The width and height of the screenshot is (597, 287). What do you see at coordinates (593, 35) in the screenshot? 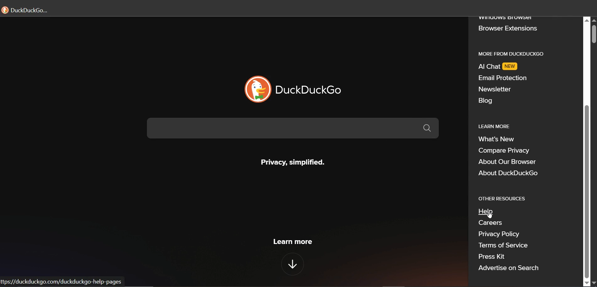
I see `scroll` at bounding box center [593, 35].